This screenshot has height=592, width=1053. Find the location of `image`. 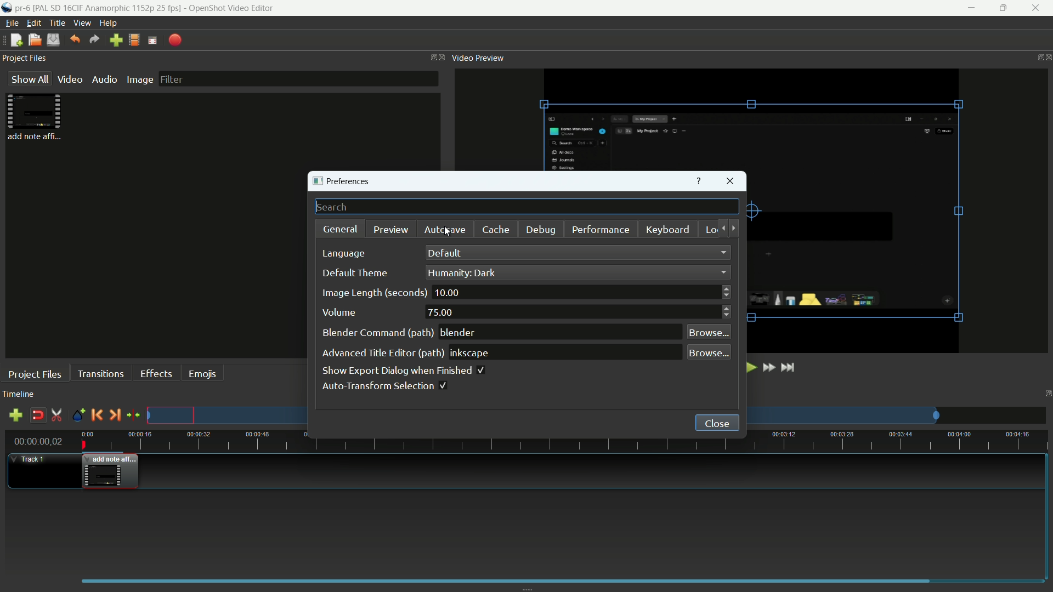

image is located at coordinates (140, 79).